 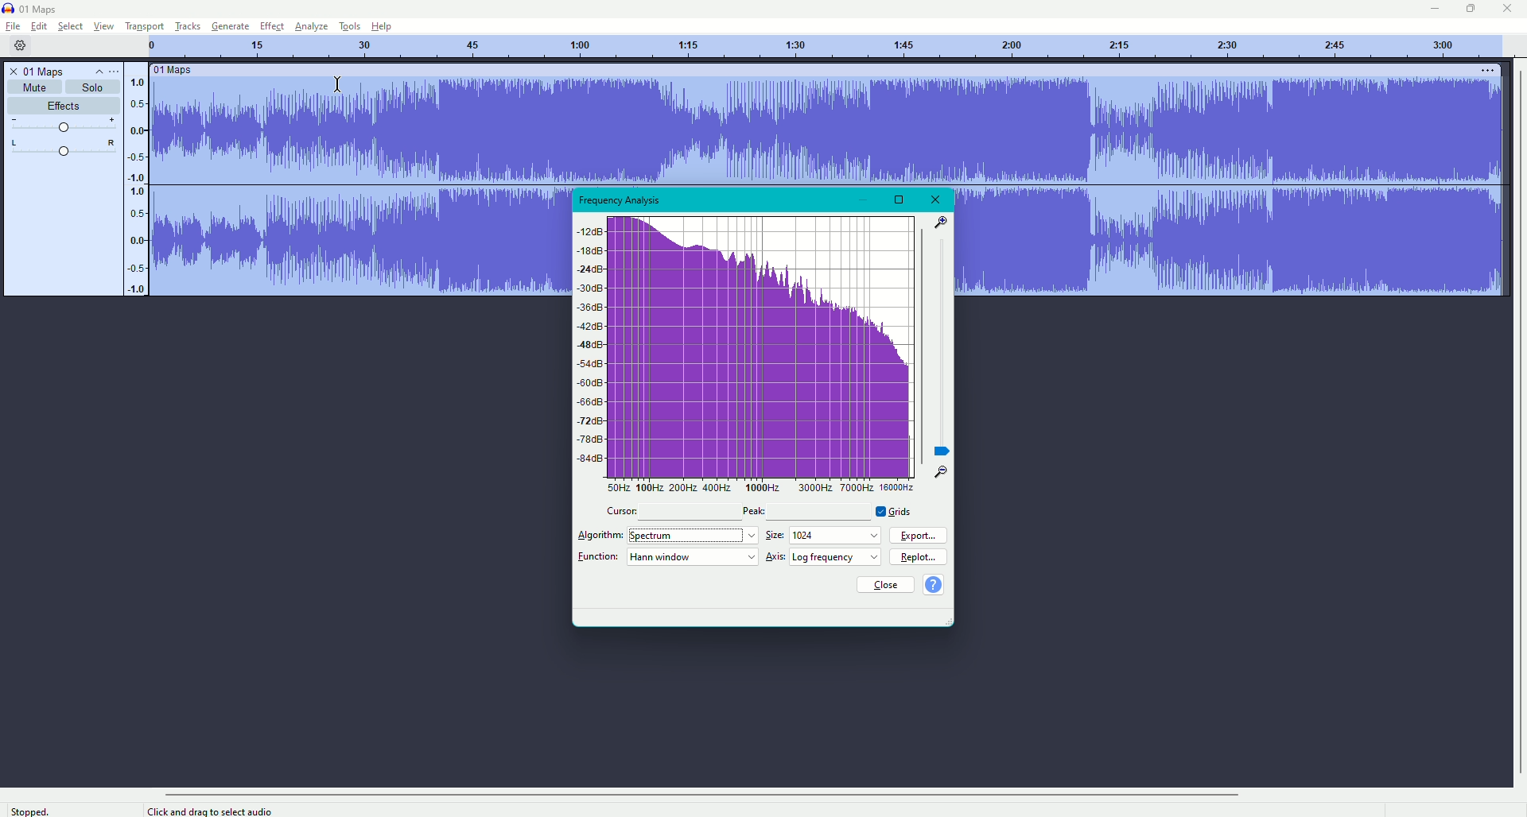 What do you see at coordinates (1229, 181) in the screenshot?
I see `sound track` at bounding box center [1229, 181].